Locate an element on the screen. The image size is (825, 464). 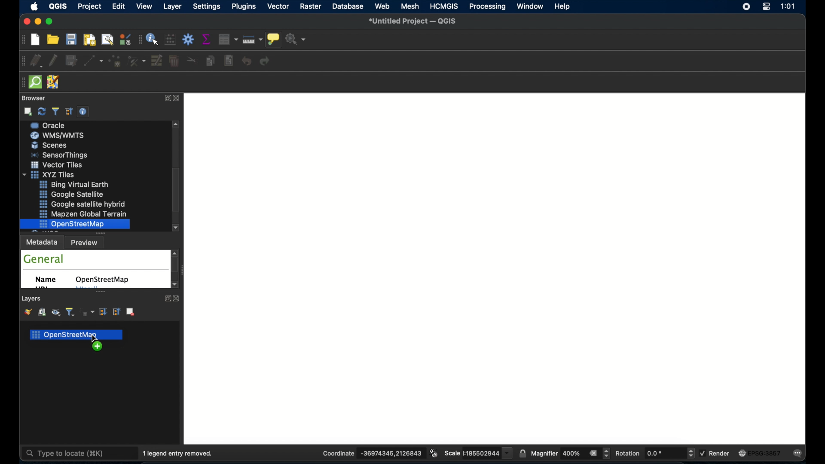
untitled project QGIS is located at coordinates (416, 21).